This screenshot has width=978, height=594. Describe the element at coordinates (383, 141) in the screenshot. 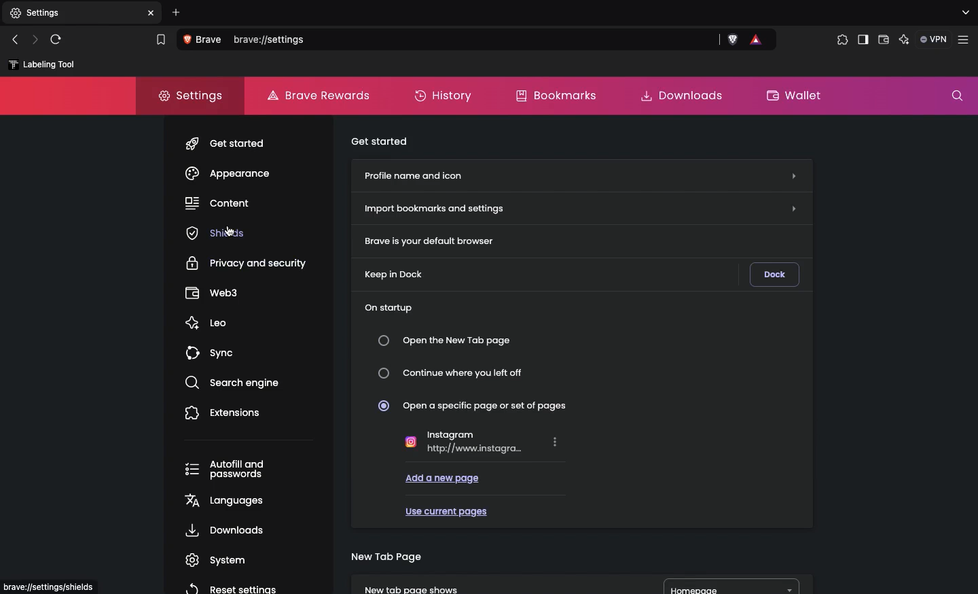

I see `Get started` at that location.